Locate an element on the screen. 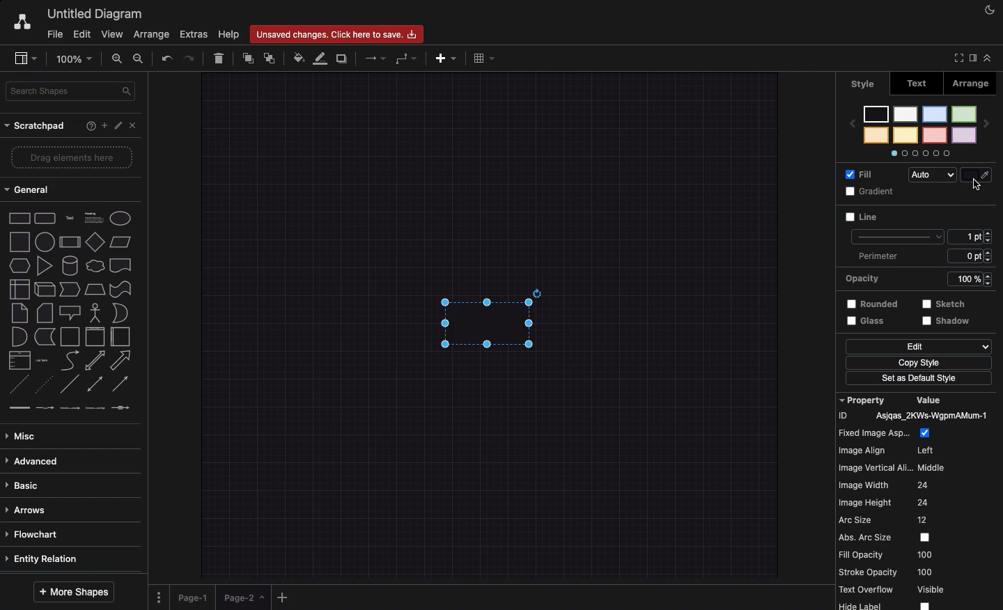 This screenshot has height=610, width=1003. Untitled diagram  is located at coordinates (96, 12).